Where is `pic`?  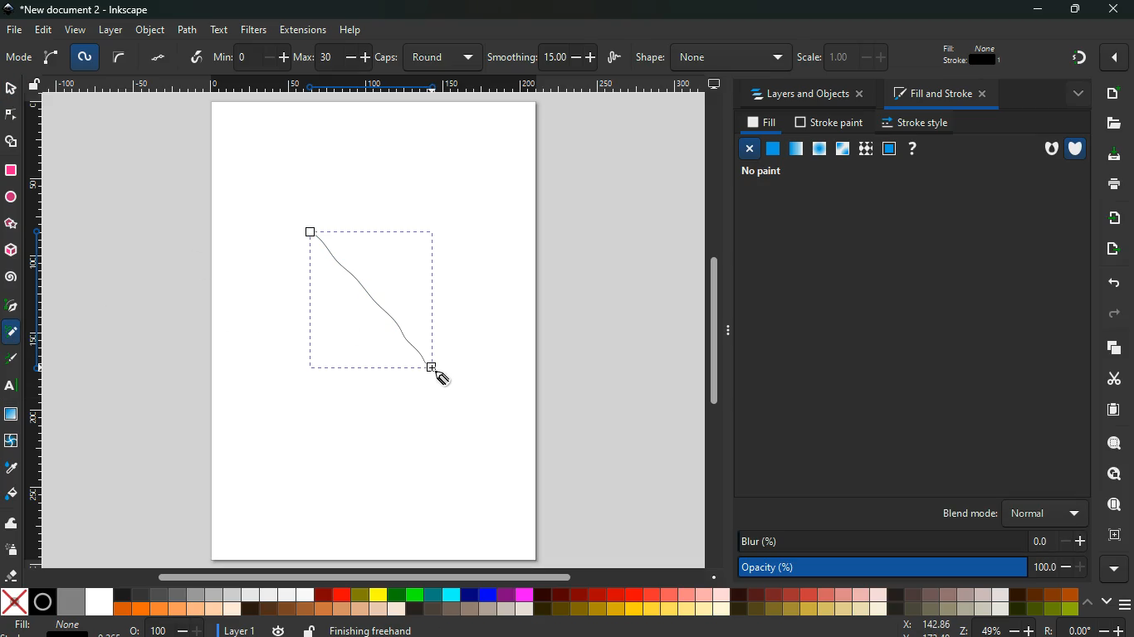 pic is located at coordinates (11, 306).